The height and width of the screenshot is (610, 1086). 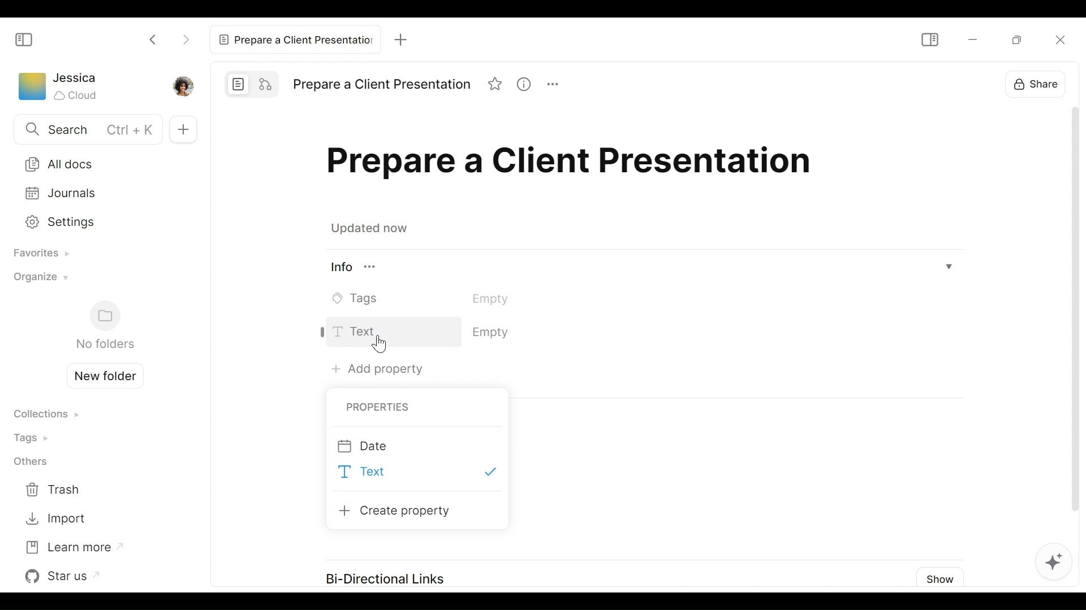 I want to click on Show/Hide Sidebar, so click(x=24, y=39).